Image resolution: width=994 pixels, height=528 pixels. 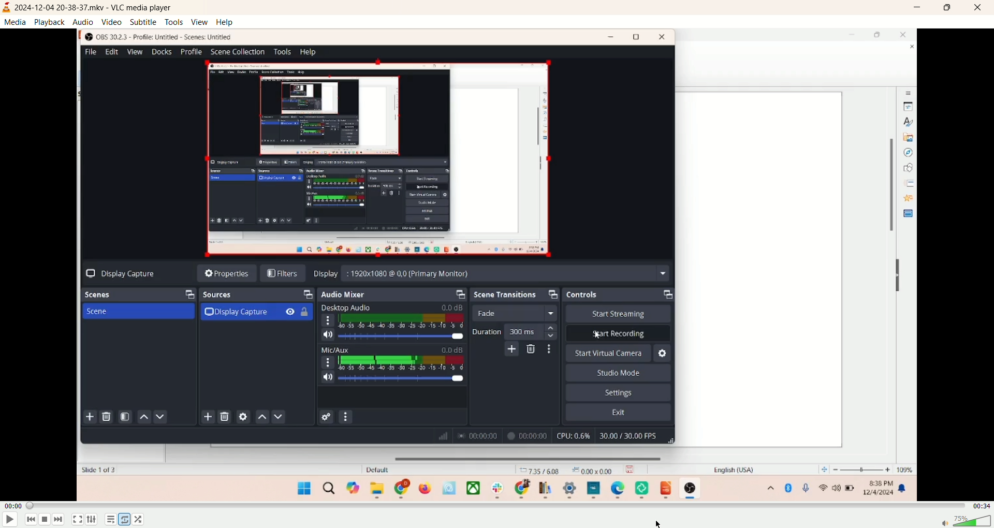 What do you see at coordinates (493, 505) in the screenshot?
I see `progress bar` at bounding box center [493, 505].